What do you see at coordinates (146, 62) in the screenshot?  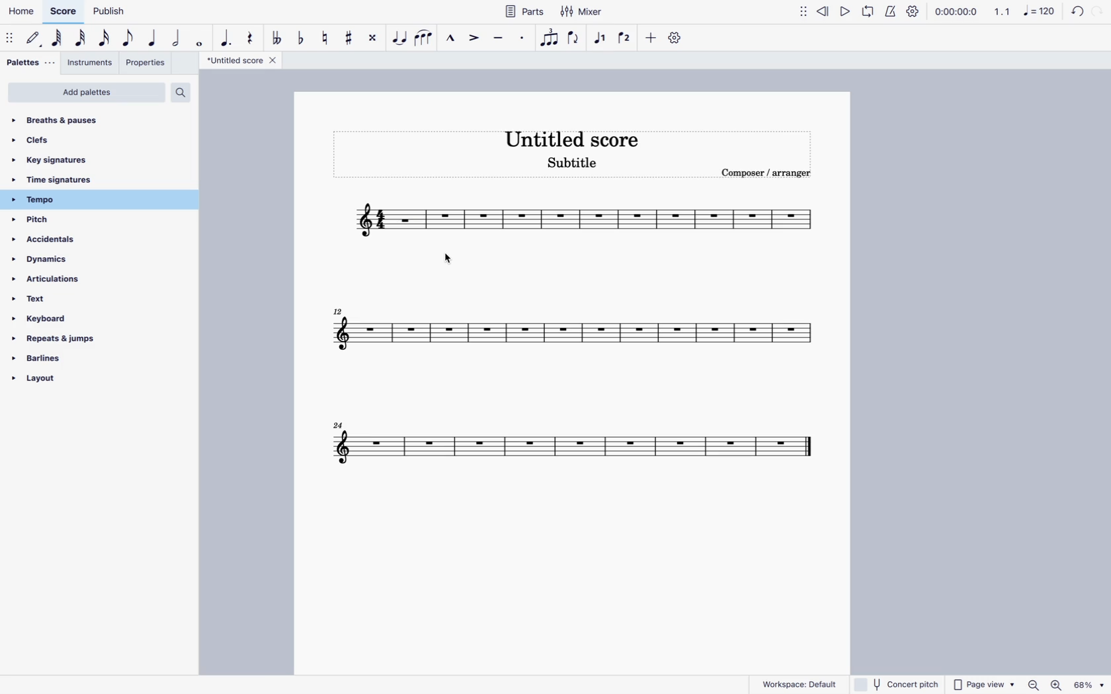 I see `properties` at bounding box center [146, 62].